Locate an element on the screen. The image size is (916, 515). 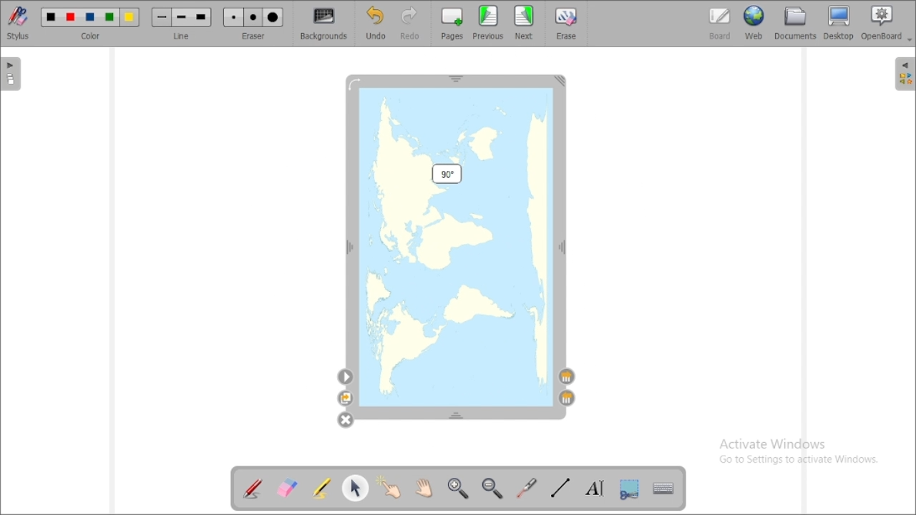
documents is located at coordinates (795, 24).